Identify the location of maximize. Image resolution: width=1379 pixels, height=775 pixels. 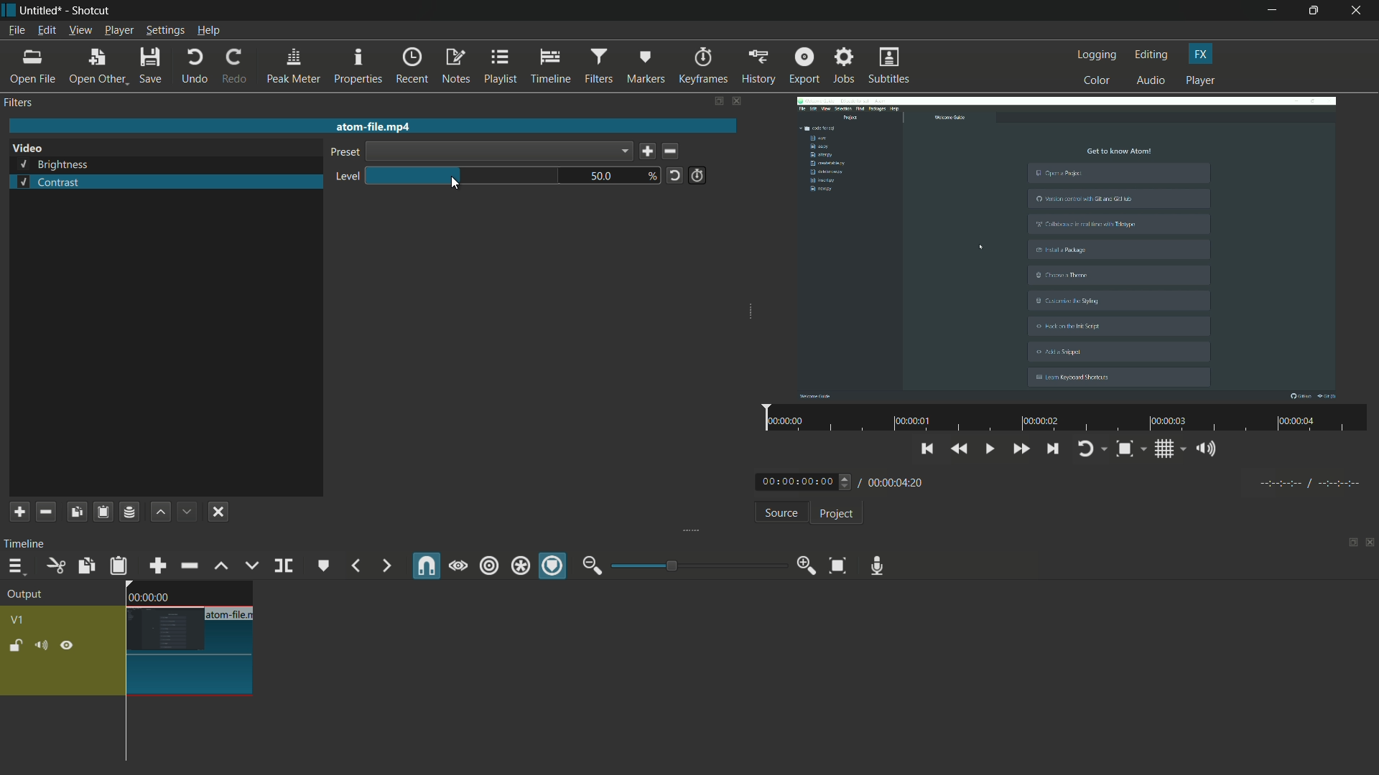
(1316, 11).